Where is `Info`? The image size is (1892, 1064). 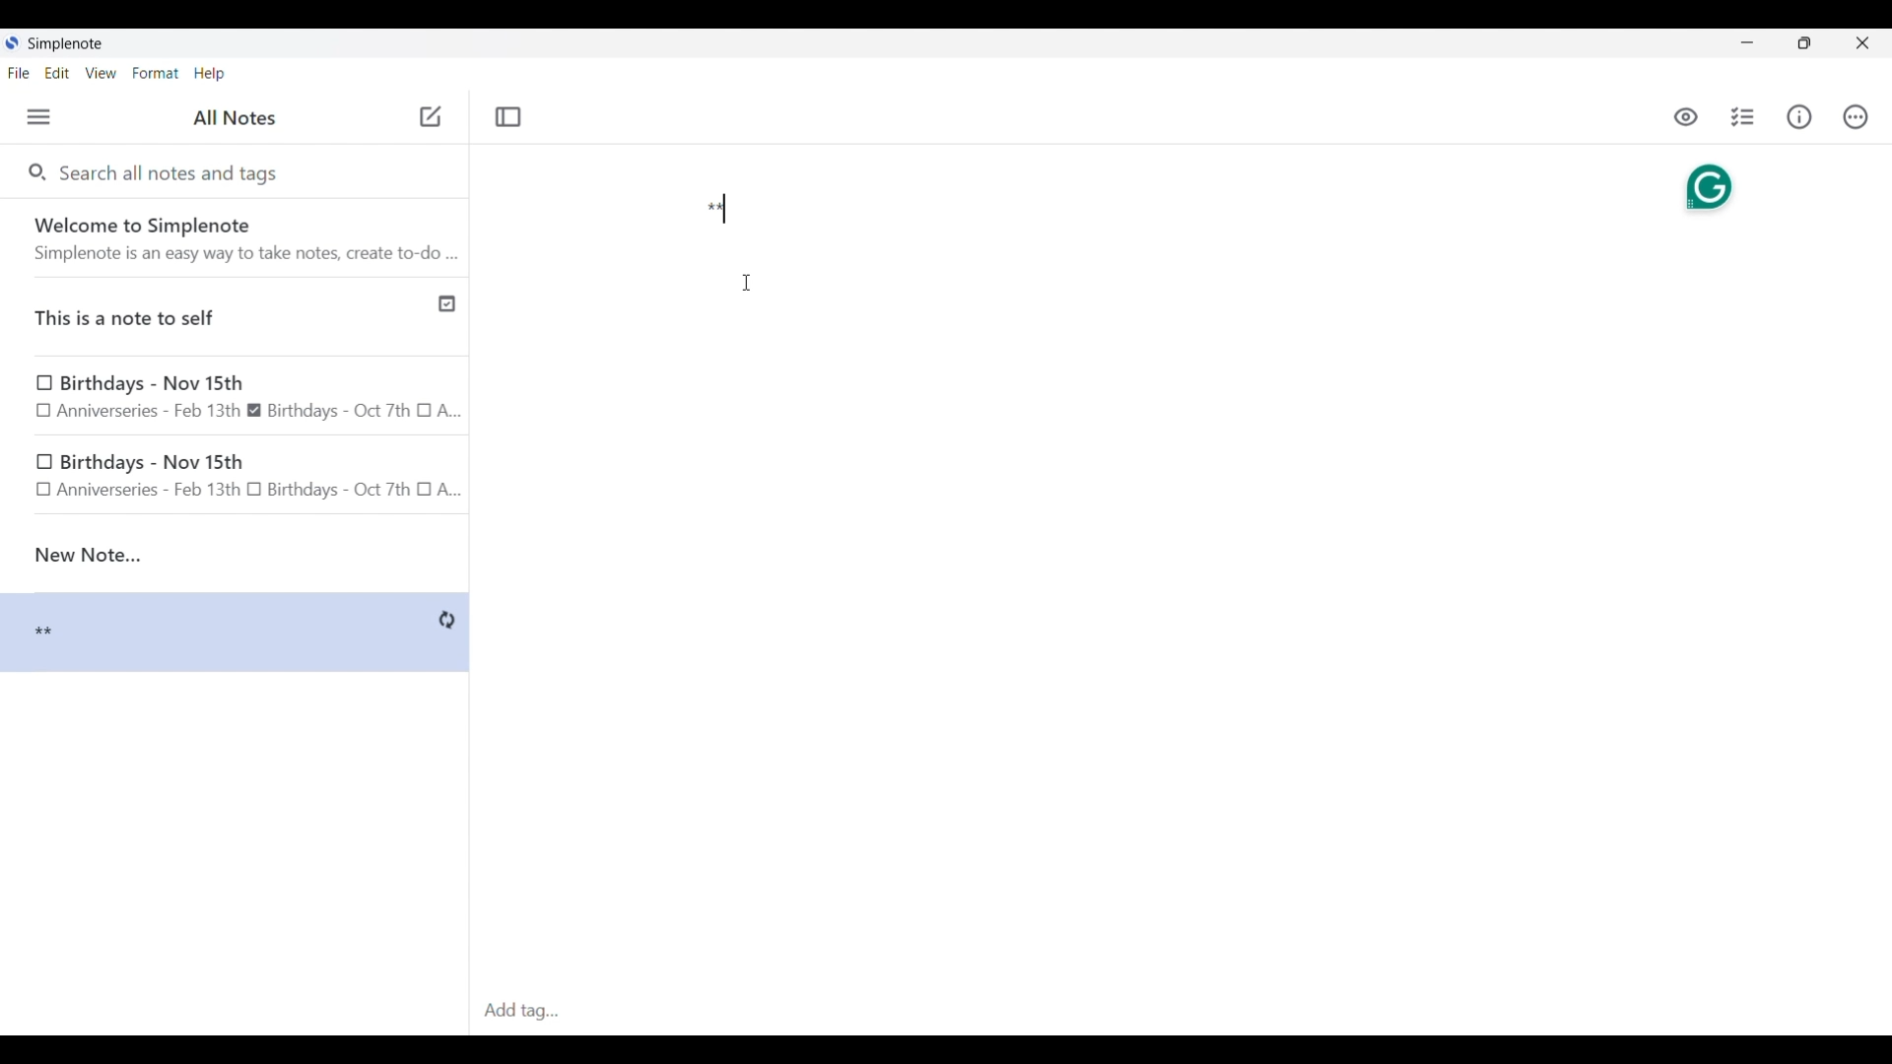 Info is located at coordinates (1799, 116).